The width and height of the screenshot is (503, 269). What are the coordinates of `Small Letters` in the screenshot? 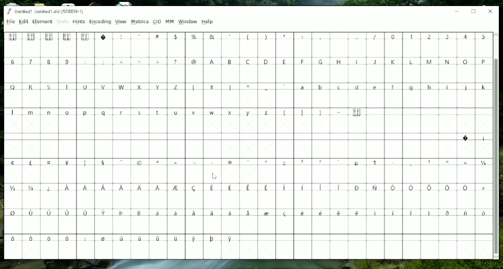 It's located at (393, 88).